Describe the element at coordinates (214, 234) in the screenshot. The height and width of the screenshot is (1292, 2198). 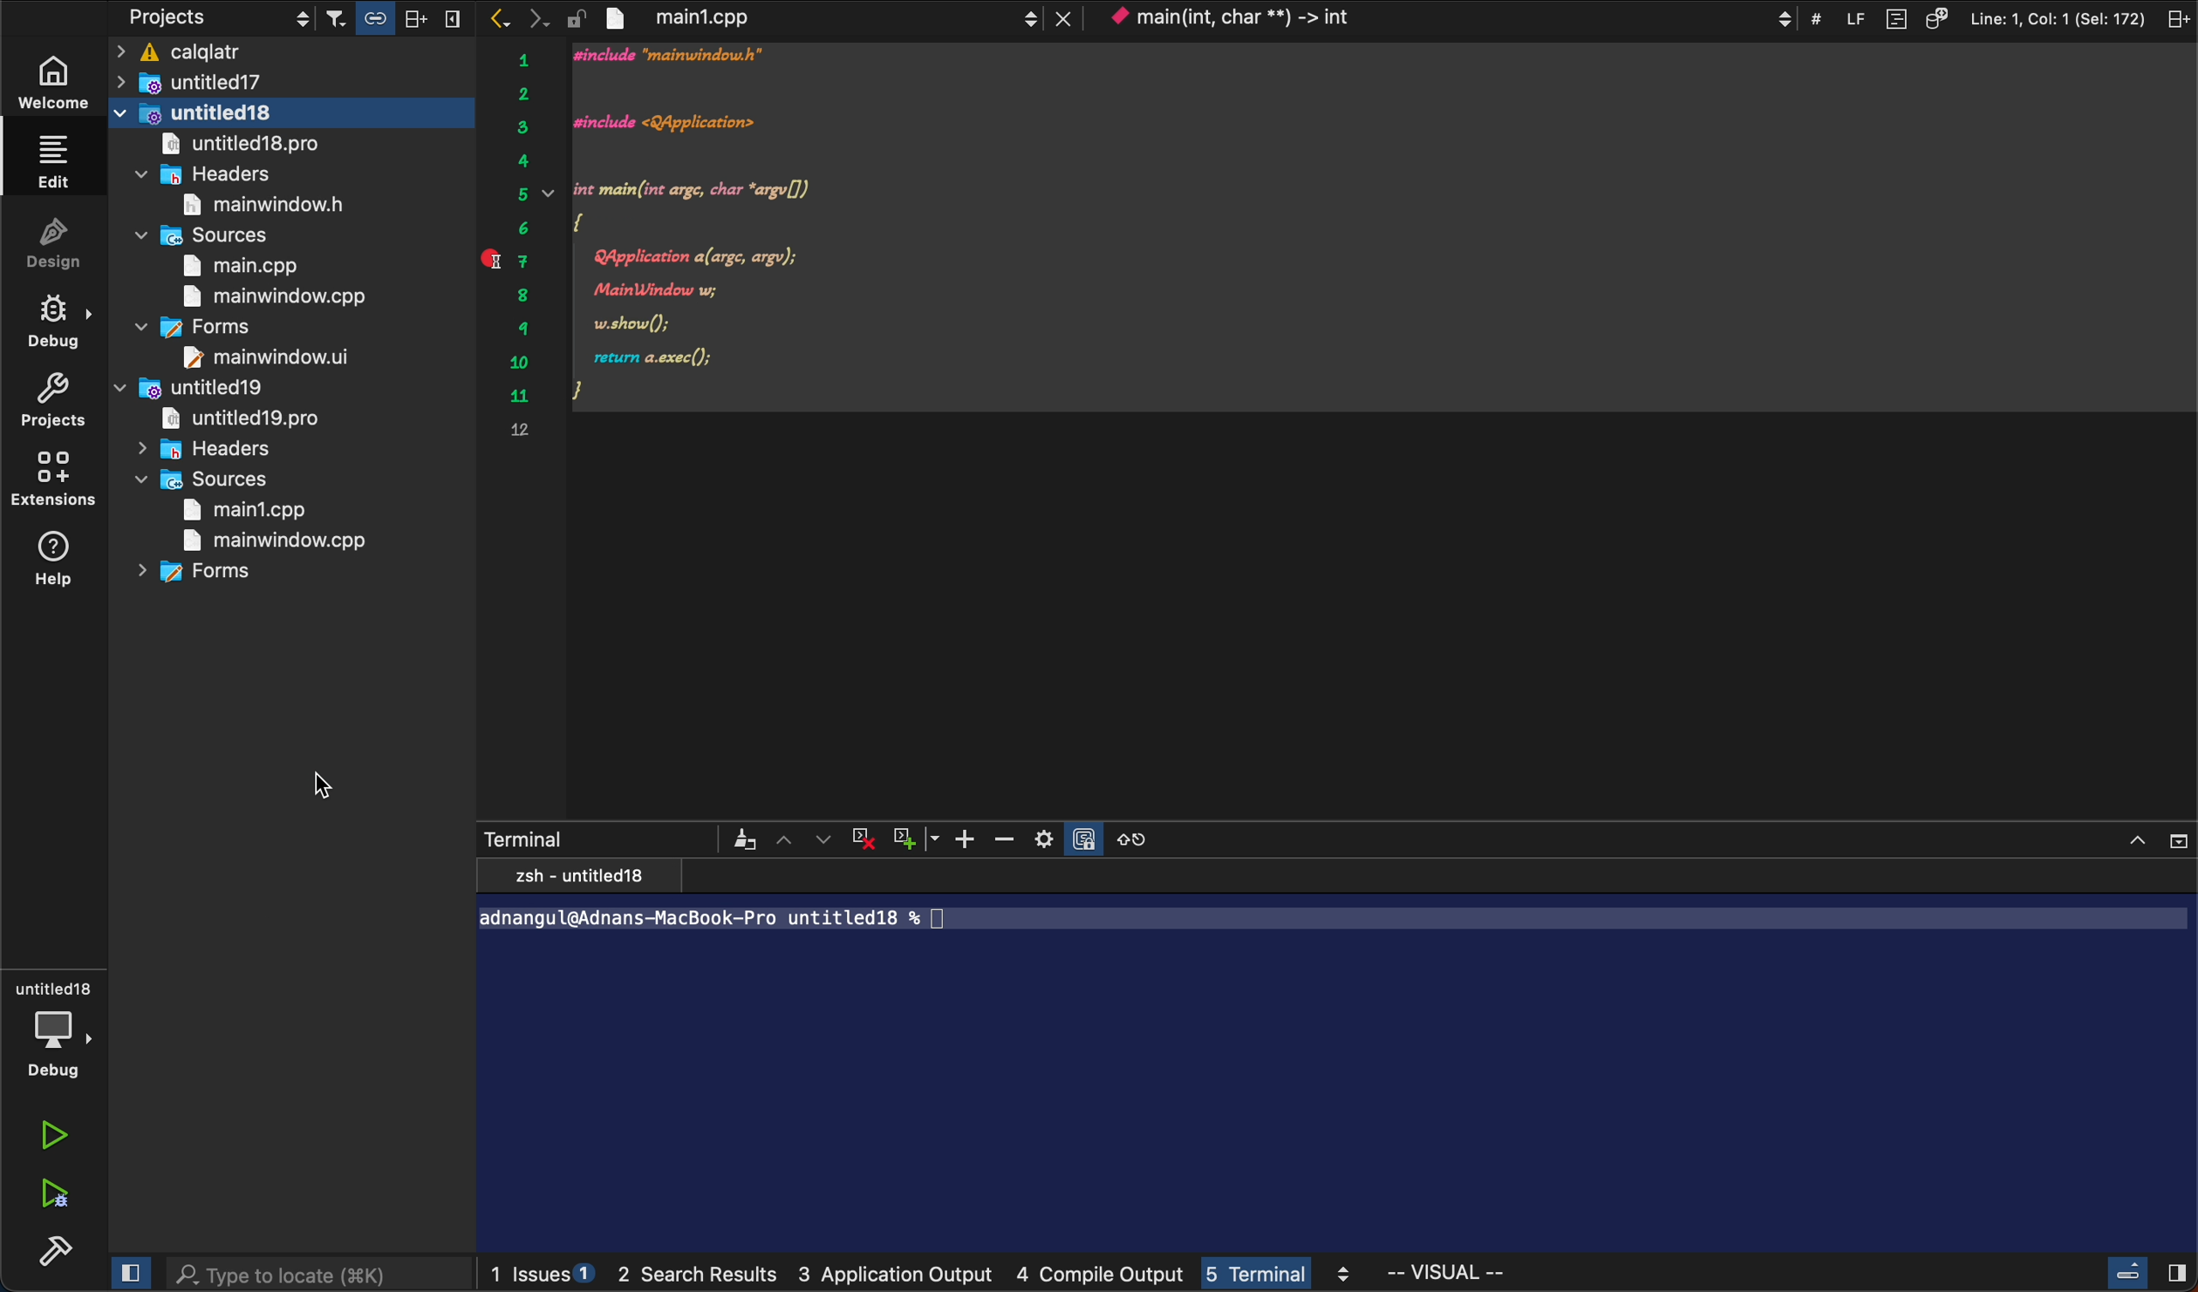
I see `sources` at that location.